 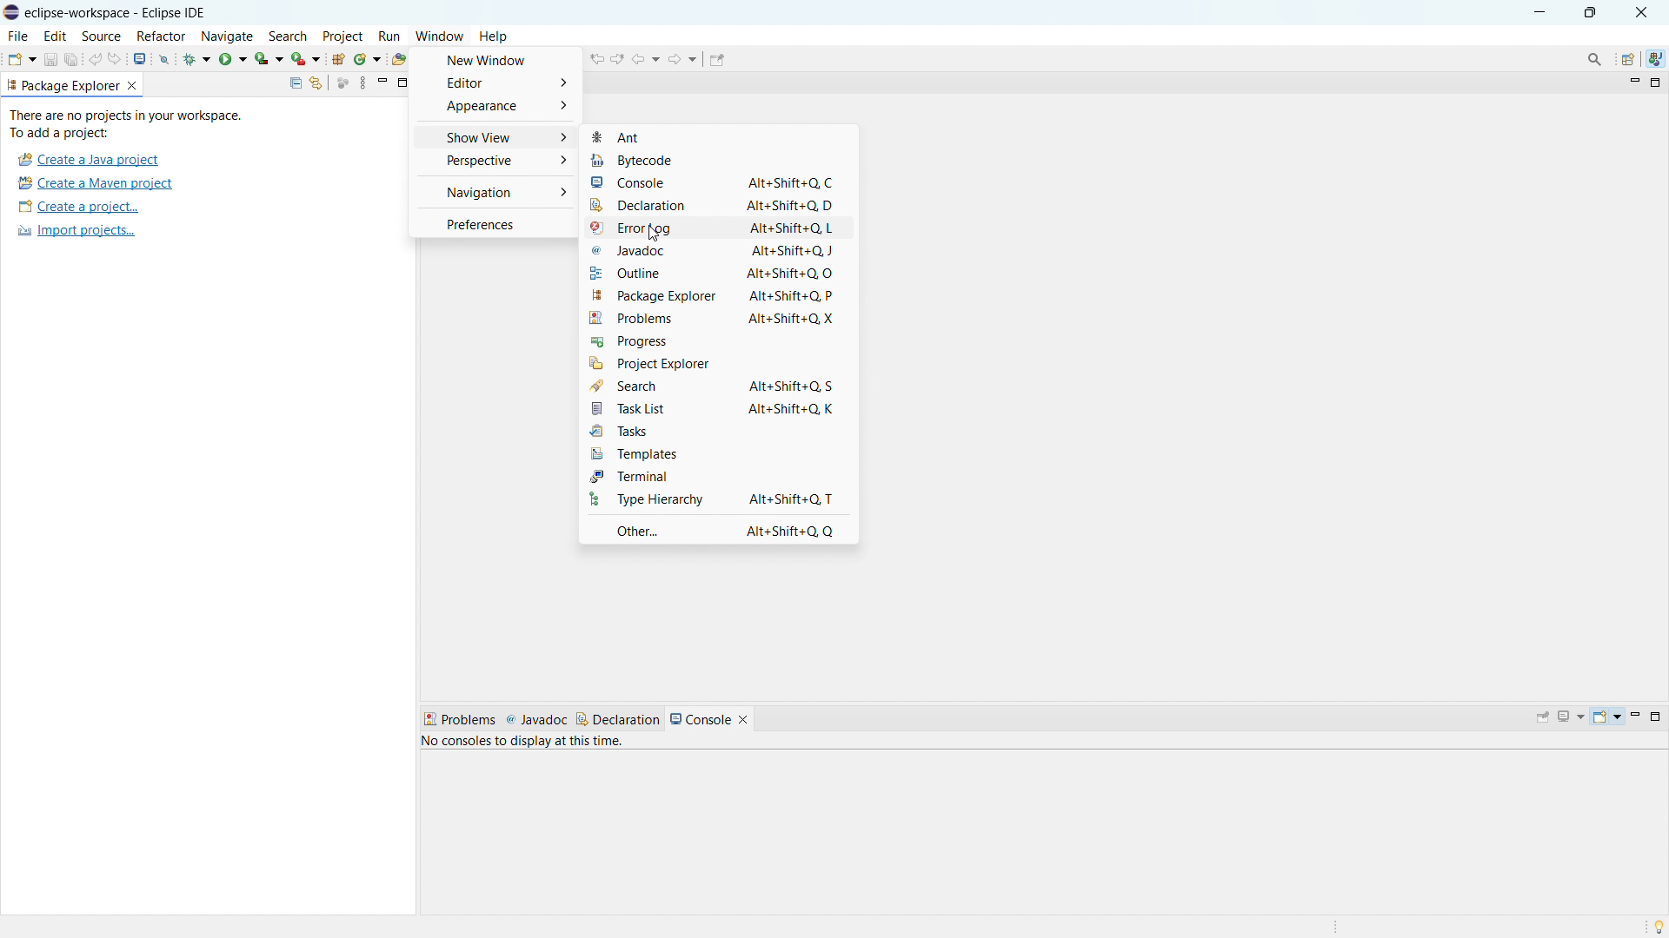 What do you see at coordinates (716, 318) in the screenshot?
I see `Problems    Alt+Shift+Q, X` at bounding box center [716, 318].